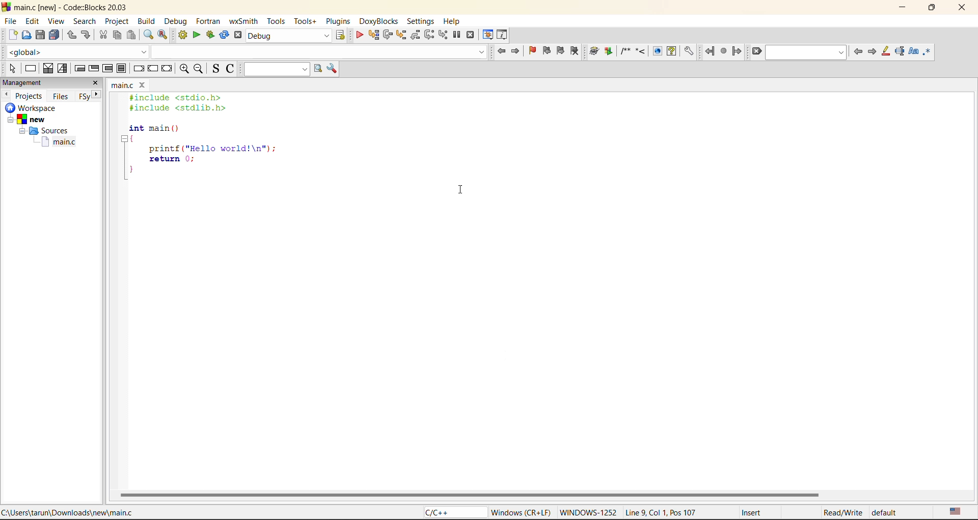  What do you see at coordinates (103, 35) in the screenshot?
I see `cut` at bounding box center [103, 35].